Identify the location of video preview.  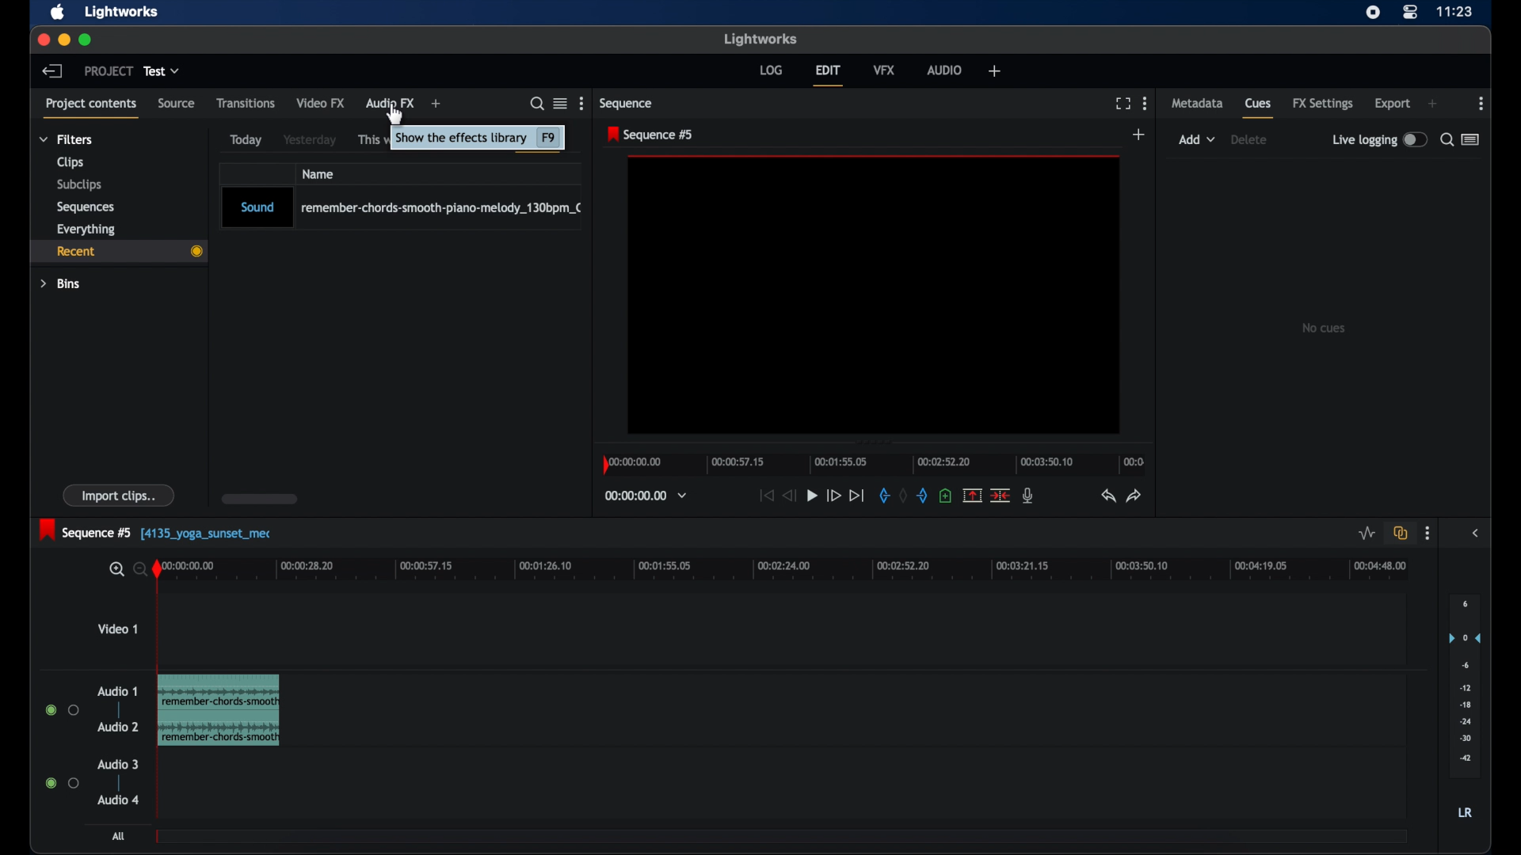
(875, 295).